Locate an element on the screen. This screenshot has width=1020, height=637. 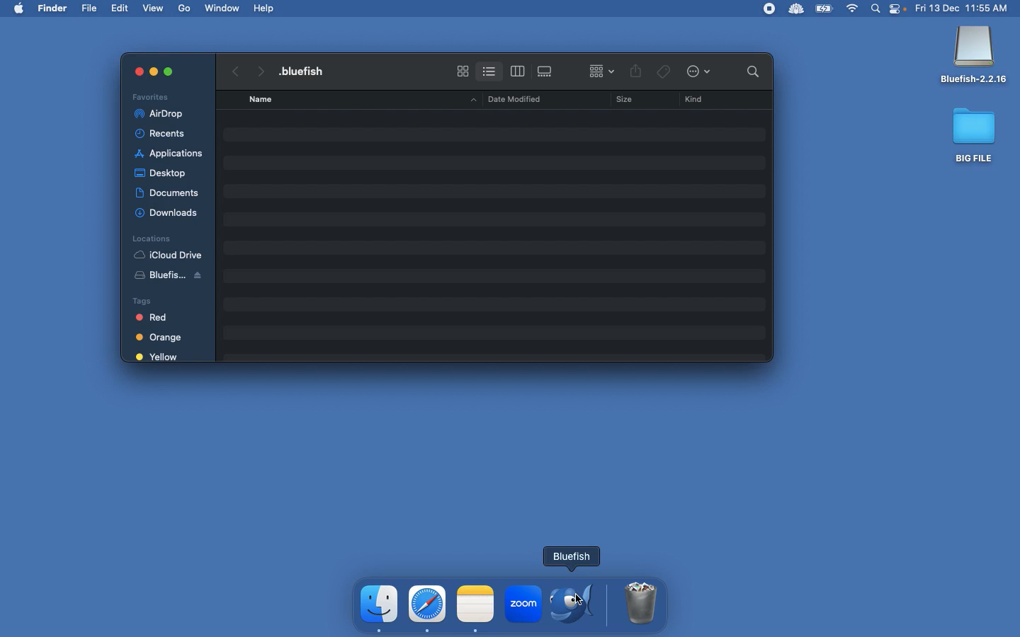
search is located at coordinates (749, 71).